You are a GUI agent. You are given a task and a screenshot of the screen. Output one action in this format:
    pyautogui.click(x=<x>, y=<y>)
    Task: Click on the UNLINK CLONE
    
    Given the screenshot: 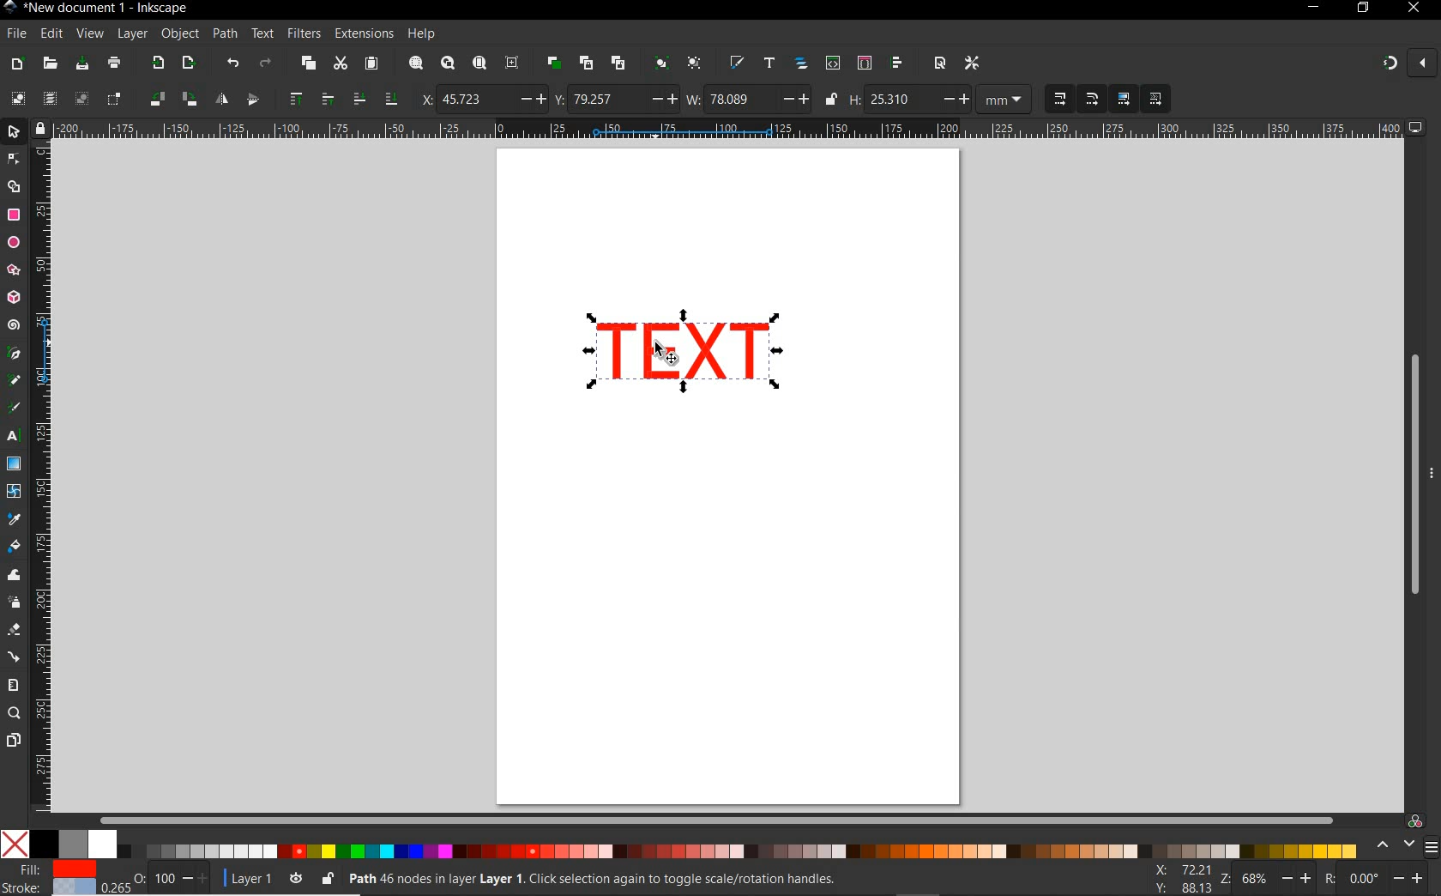 What is the action you would take?
    pyautogui.click(x=618, y=64)
    